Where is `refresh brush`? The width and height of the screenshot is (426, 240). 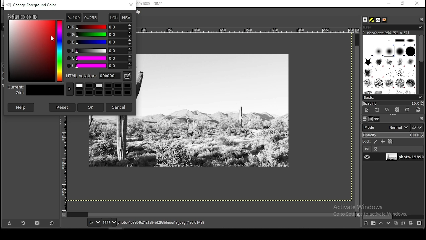 refresh brush is located at coordinates (407, 110).